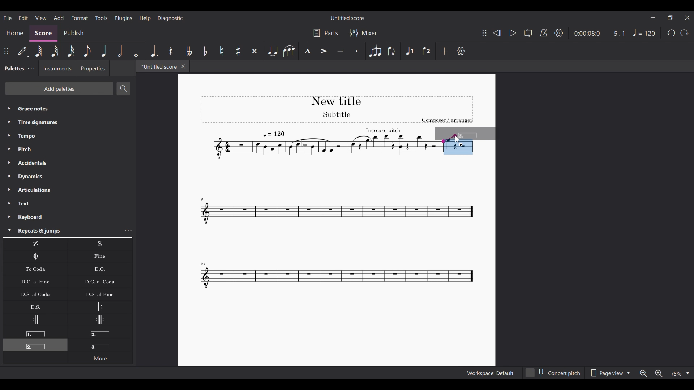  What do you see at coordinates (145, 18) in the screenshot?
I see `Help menu` at bounding box center [145, 18].